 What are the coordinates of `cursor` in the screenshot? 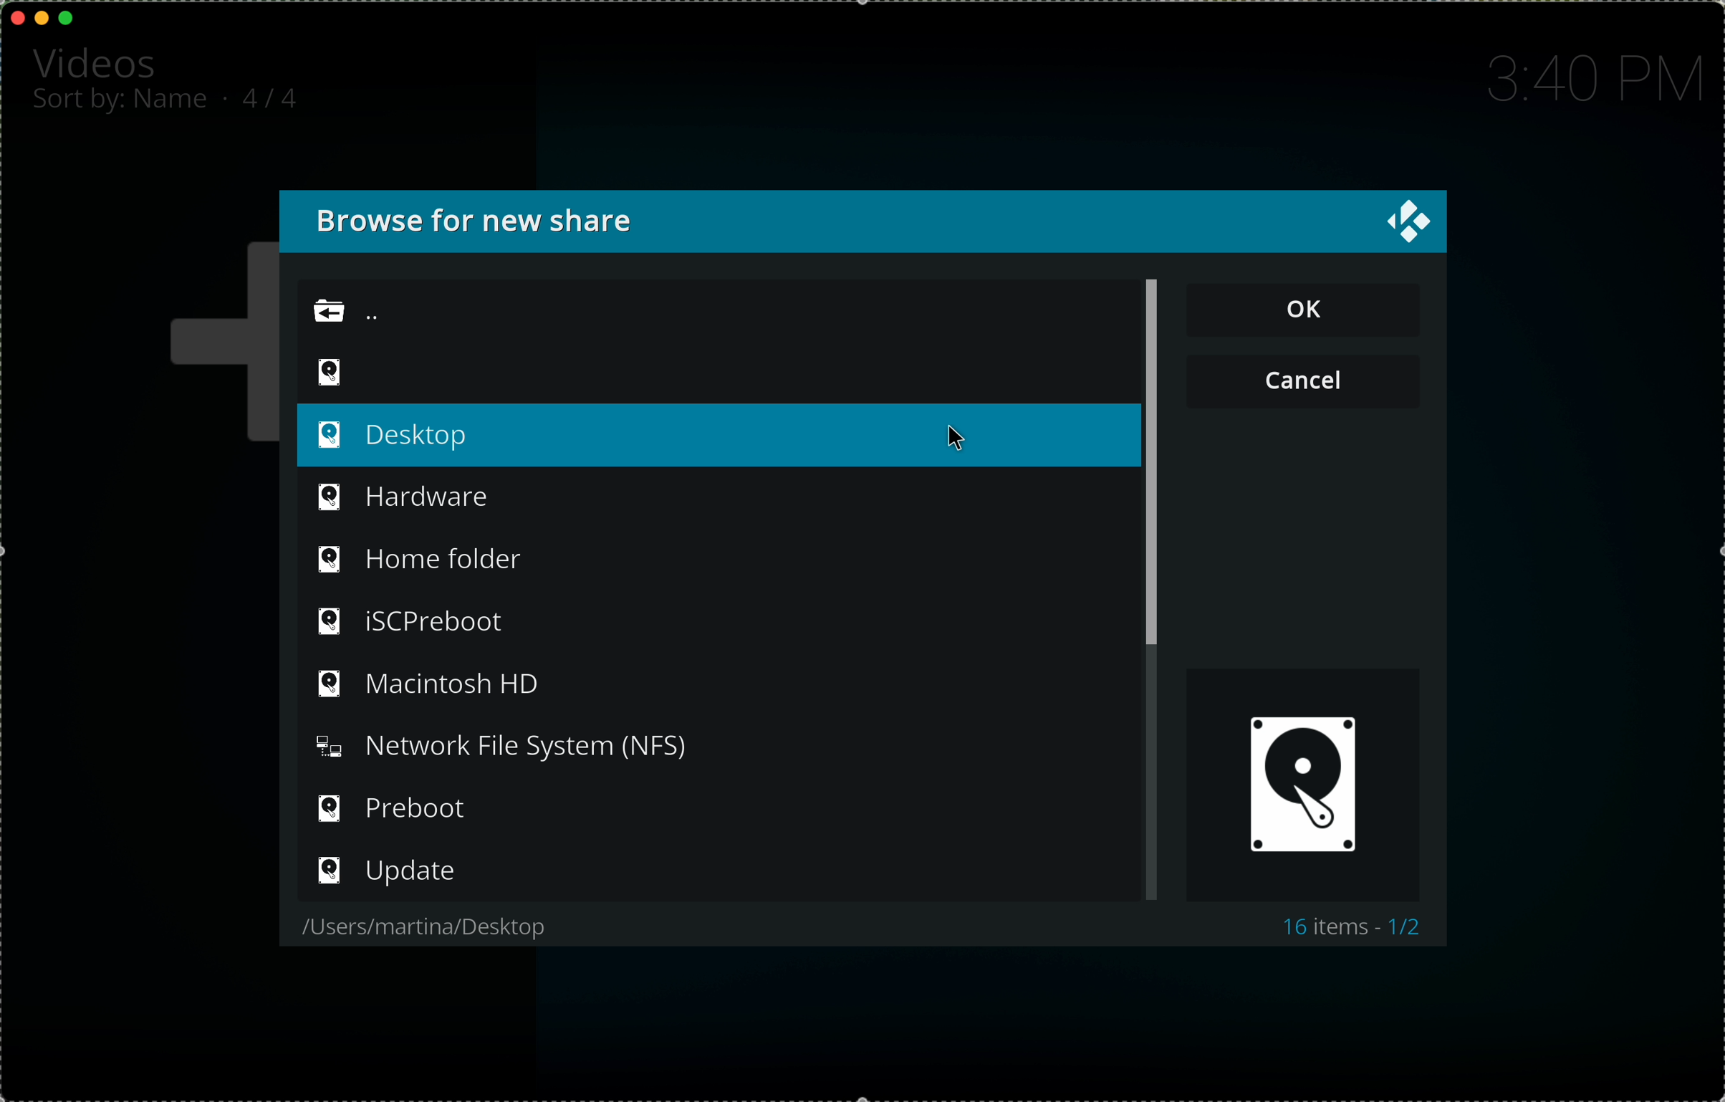 It's located at (950, 446).